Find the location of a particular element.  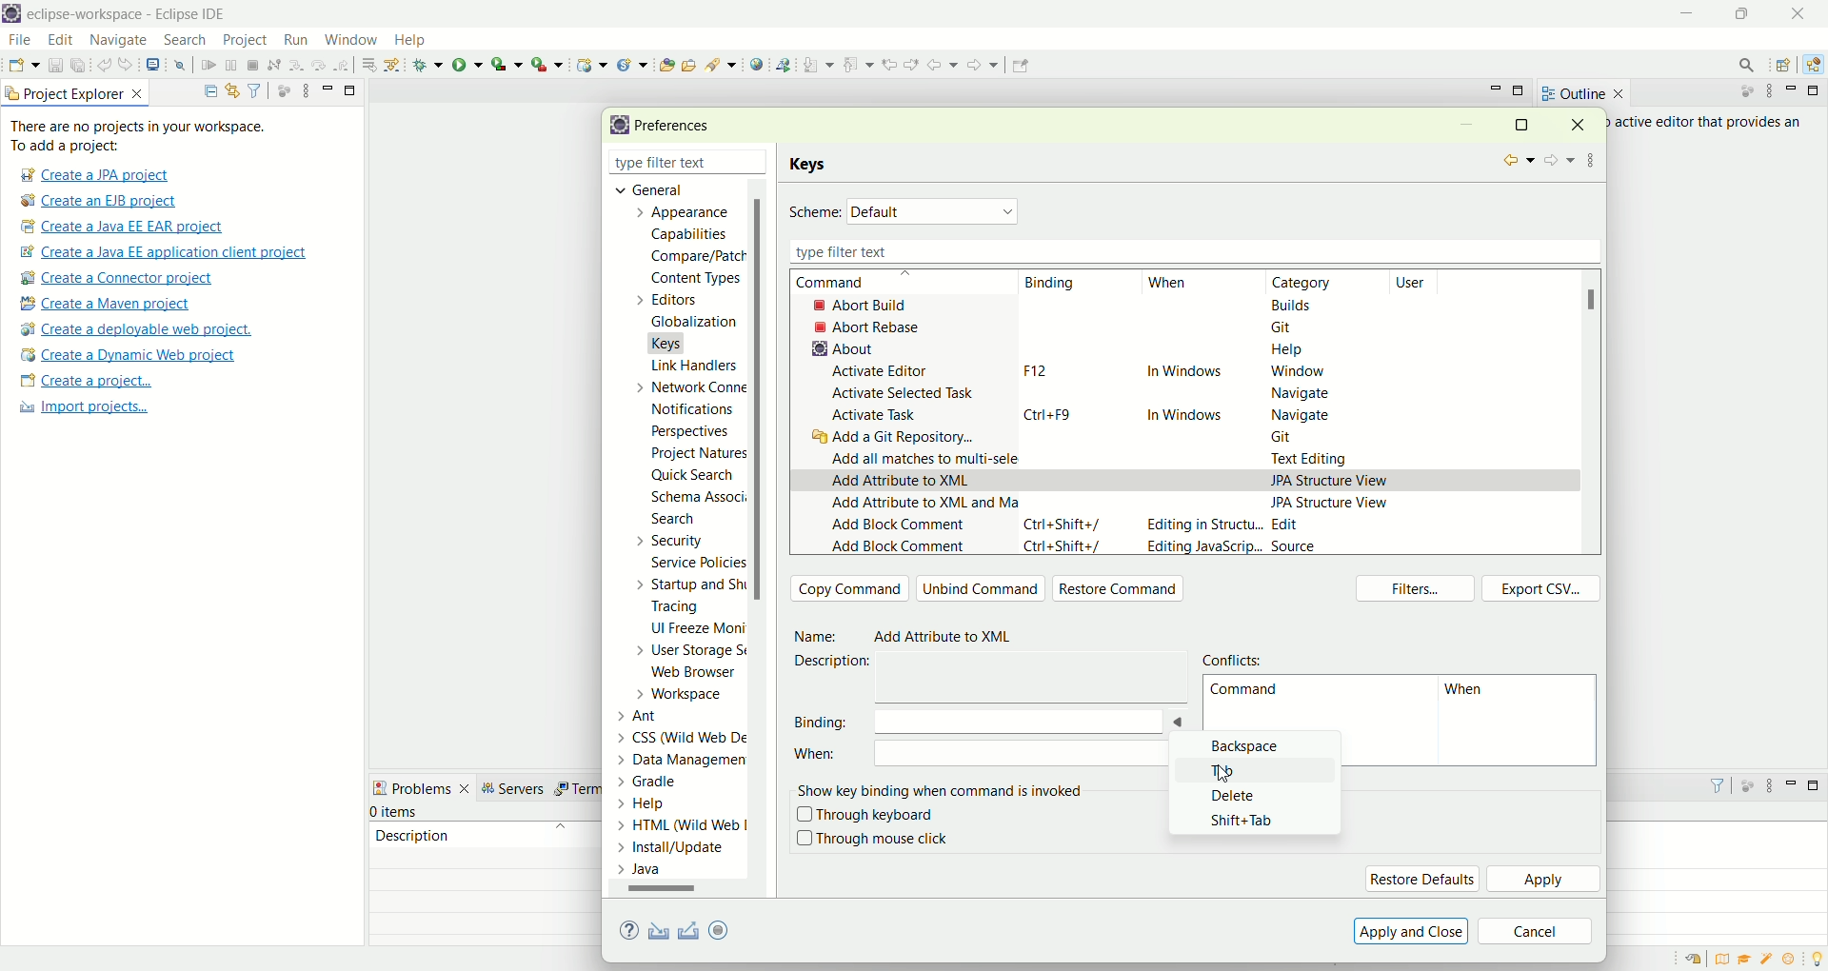

minimize is located at coordinates (1466, 127).